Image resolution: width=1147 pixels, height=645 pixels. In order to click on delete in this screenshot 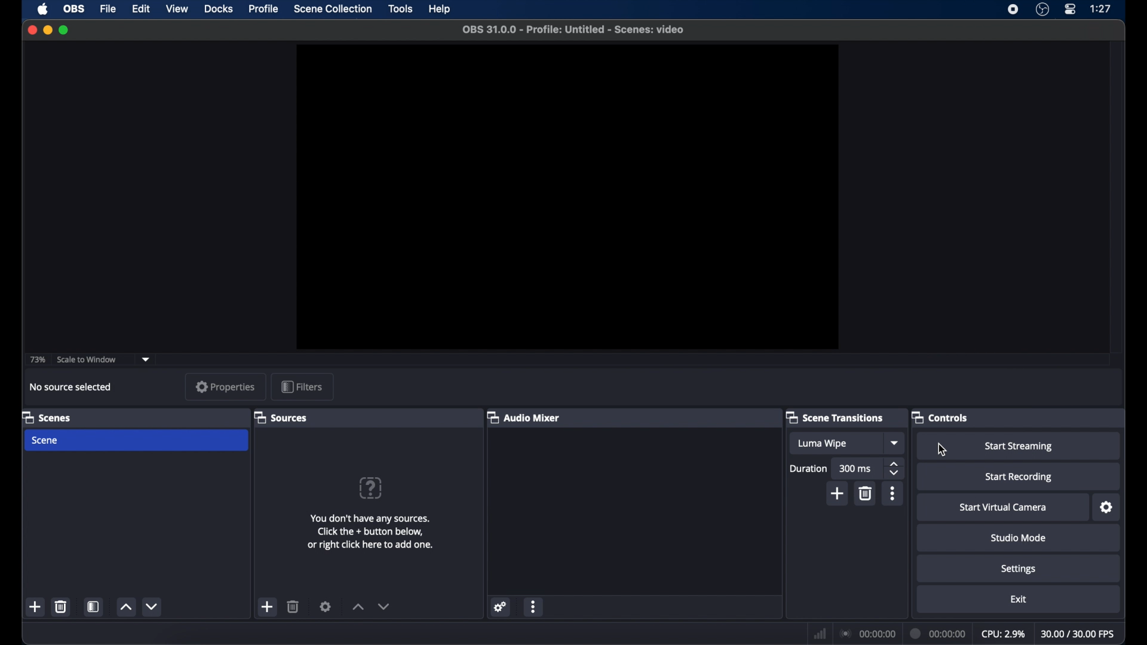, I will do `click(867, 493)`.